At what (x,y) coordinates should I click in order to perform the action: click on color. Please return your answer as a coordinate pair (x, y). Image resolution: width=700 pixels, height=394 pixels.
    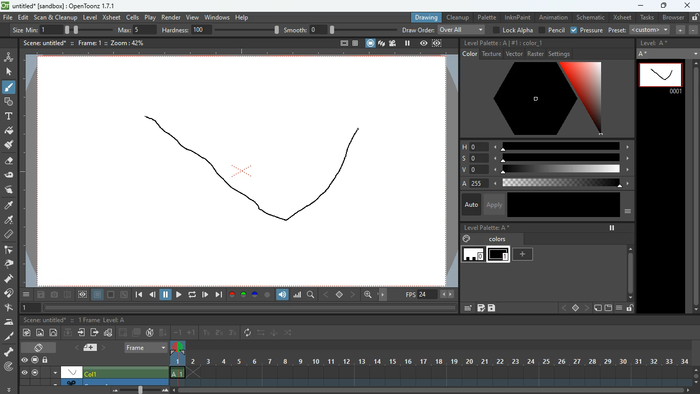
    Looking at the image, I should click on (112, 295).